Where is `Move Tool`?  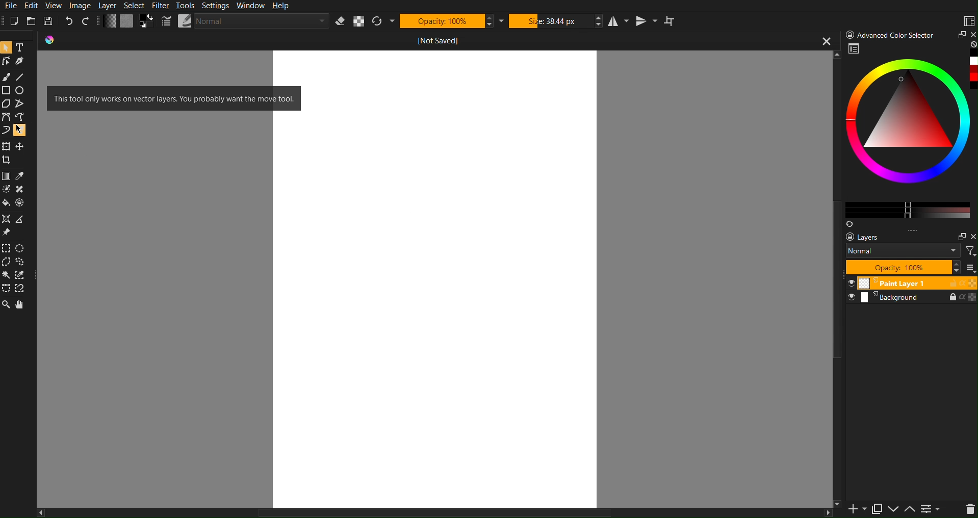 Move Tool is located at coordinates (22, 145).